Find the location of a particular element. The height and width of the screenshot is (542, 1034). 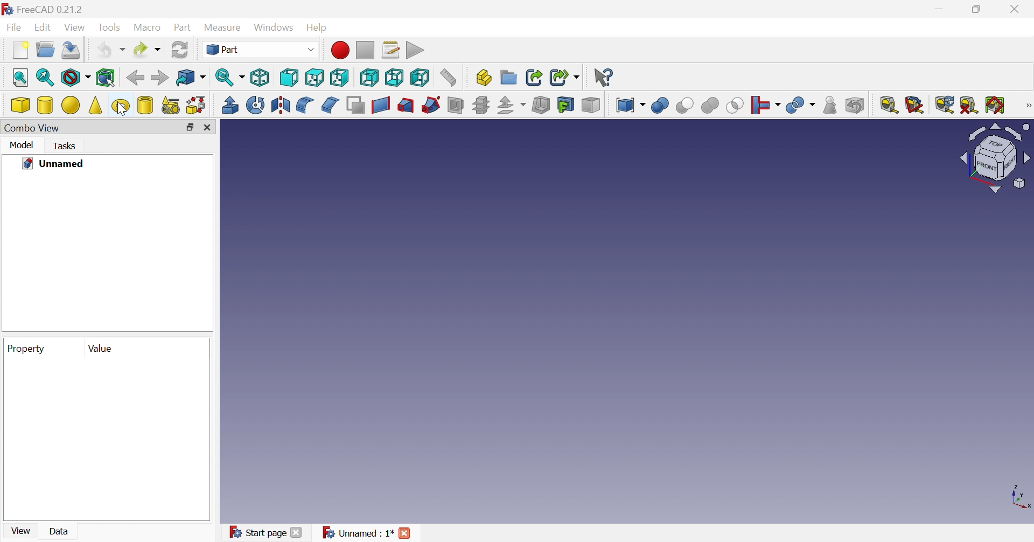

Create ruled surface is located at coordinates (380, 105).